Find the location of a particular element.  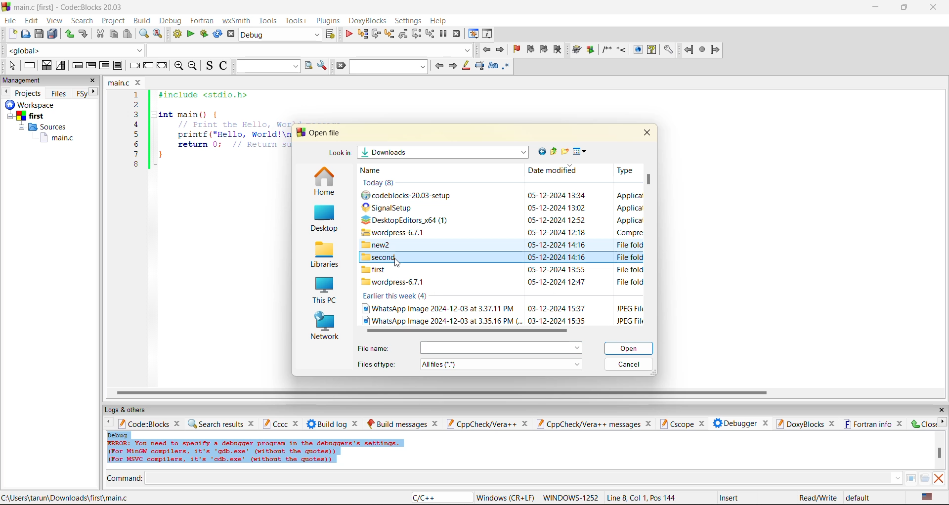

line8, col 1, pos 144 is located at coordinates (643, 498).